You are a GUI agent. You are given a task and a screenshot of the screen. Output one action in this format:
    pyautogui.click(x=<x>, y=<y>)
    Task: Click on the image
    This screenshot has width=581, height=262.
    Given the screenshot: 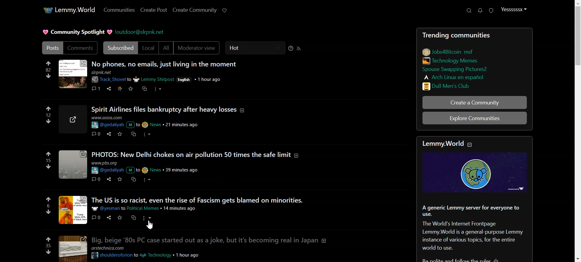 What is the action you would take?
    pyautogui.click(x=72, y=165)
    